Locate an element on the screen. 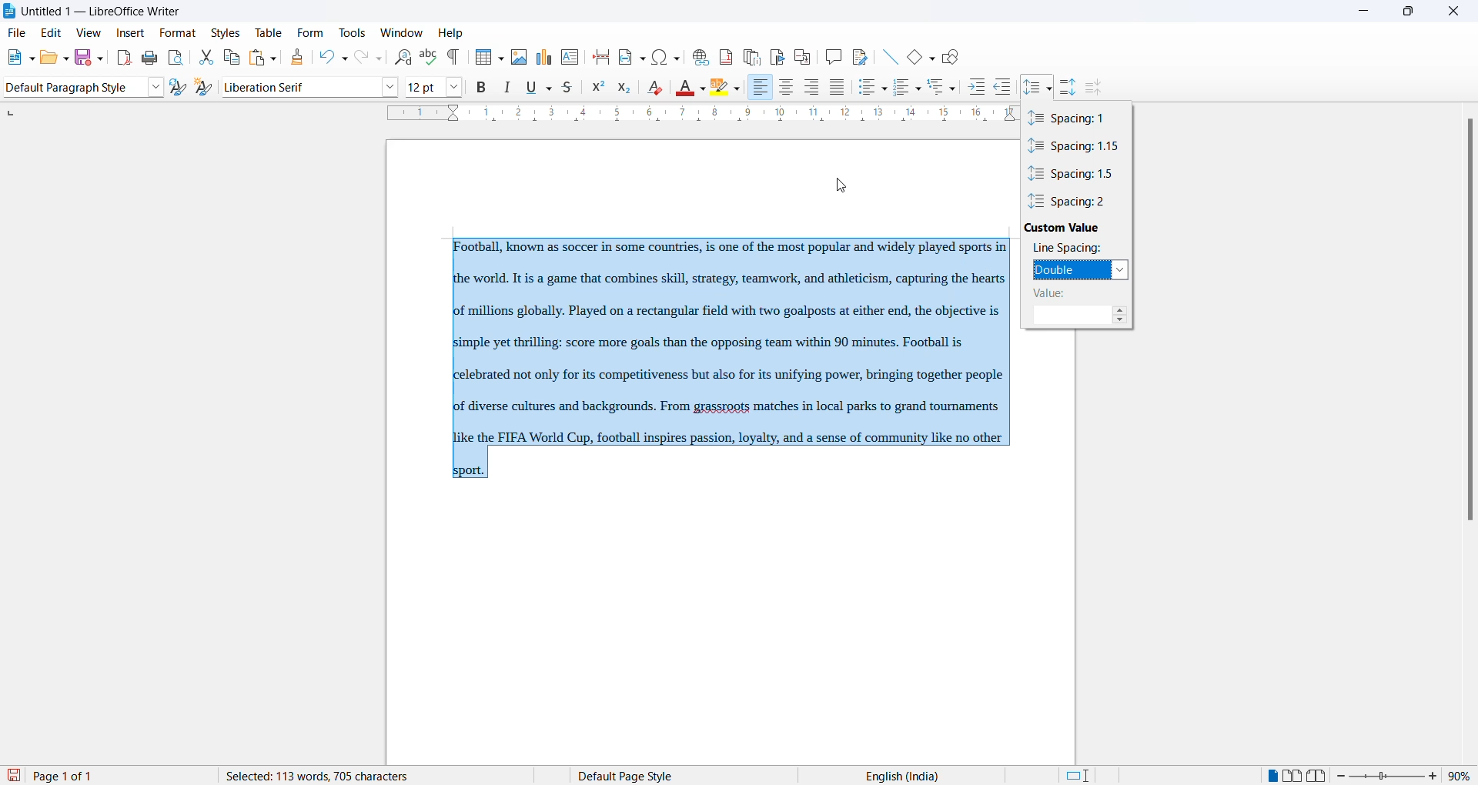 The image size is (1478, 785). insert table grid is located at coordinates (500, 57).